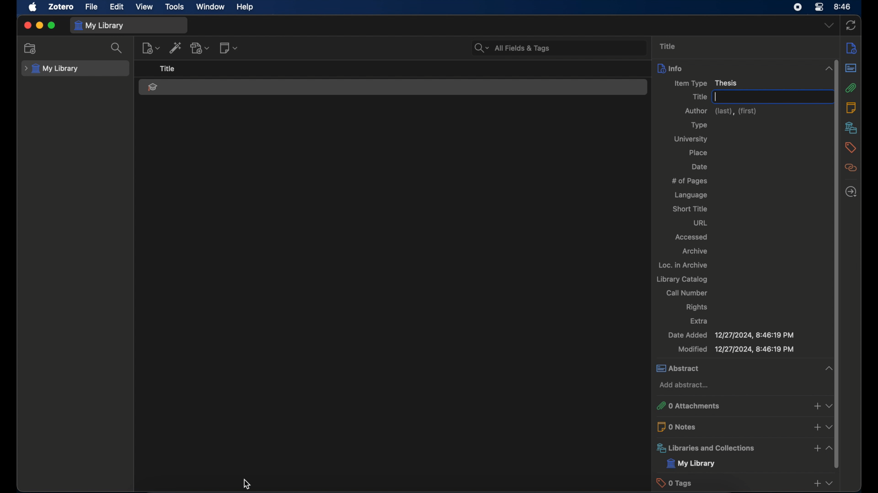 The height and width of the screenshot is (493, 878). I want to click on libraries, so click(729, 448).